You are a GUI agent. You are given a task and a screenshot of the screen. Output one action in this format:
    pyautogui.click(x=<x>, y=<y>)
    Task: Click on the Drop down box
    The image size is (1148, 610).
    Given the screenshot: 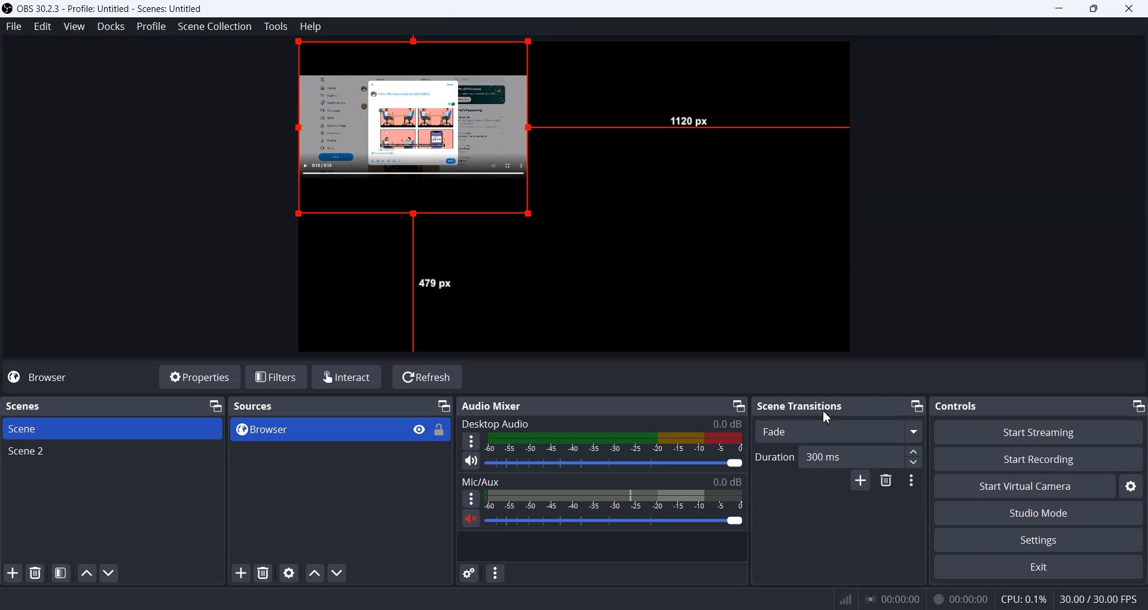 What is the action you would take?
    pyautogui.click(x=912, y=431)
    